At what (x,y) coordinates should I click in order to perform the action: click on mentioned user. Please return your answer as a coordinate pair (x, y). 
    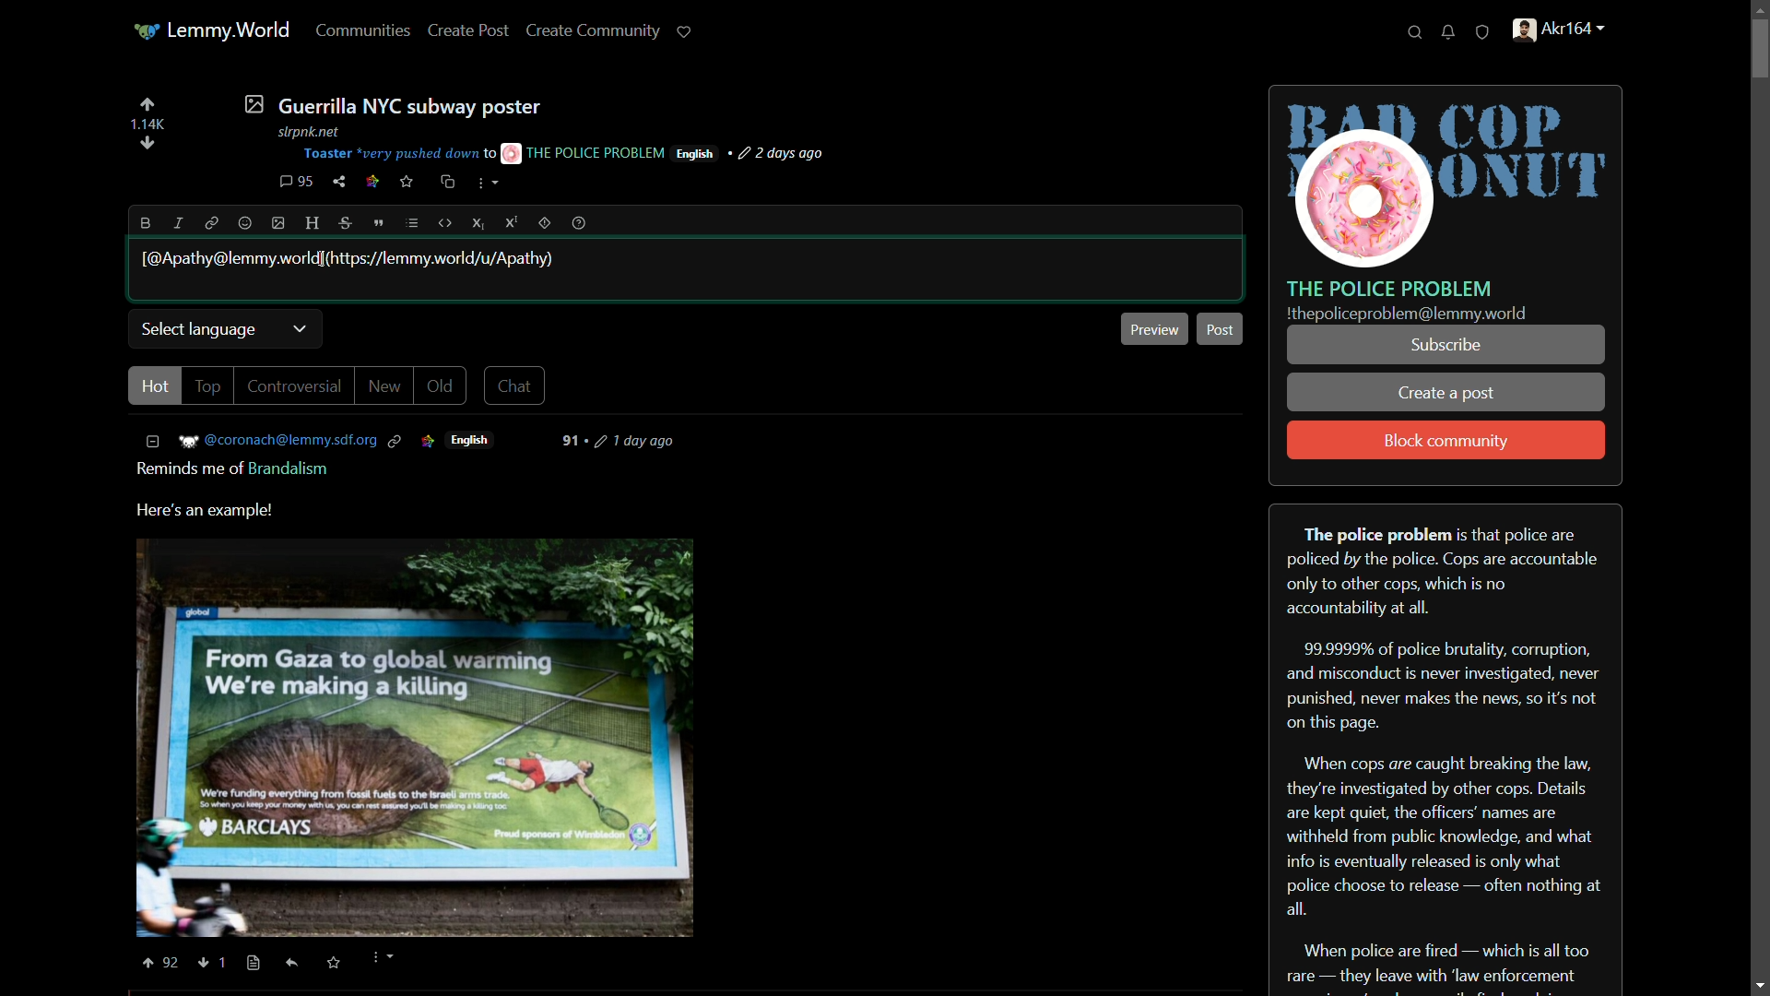
    Looking at the image, I should click on (351, 259).